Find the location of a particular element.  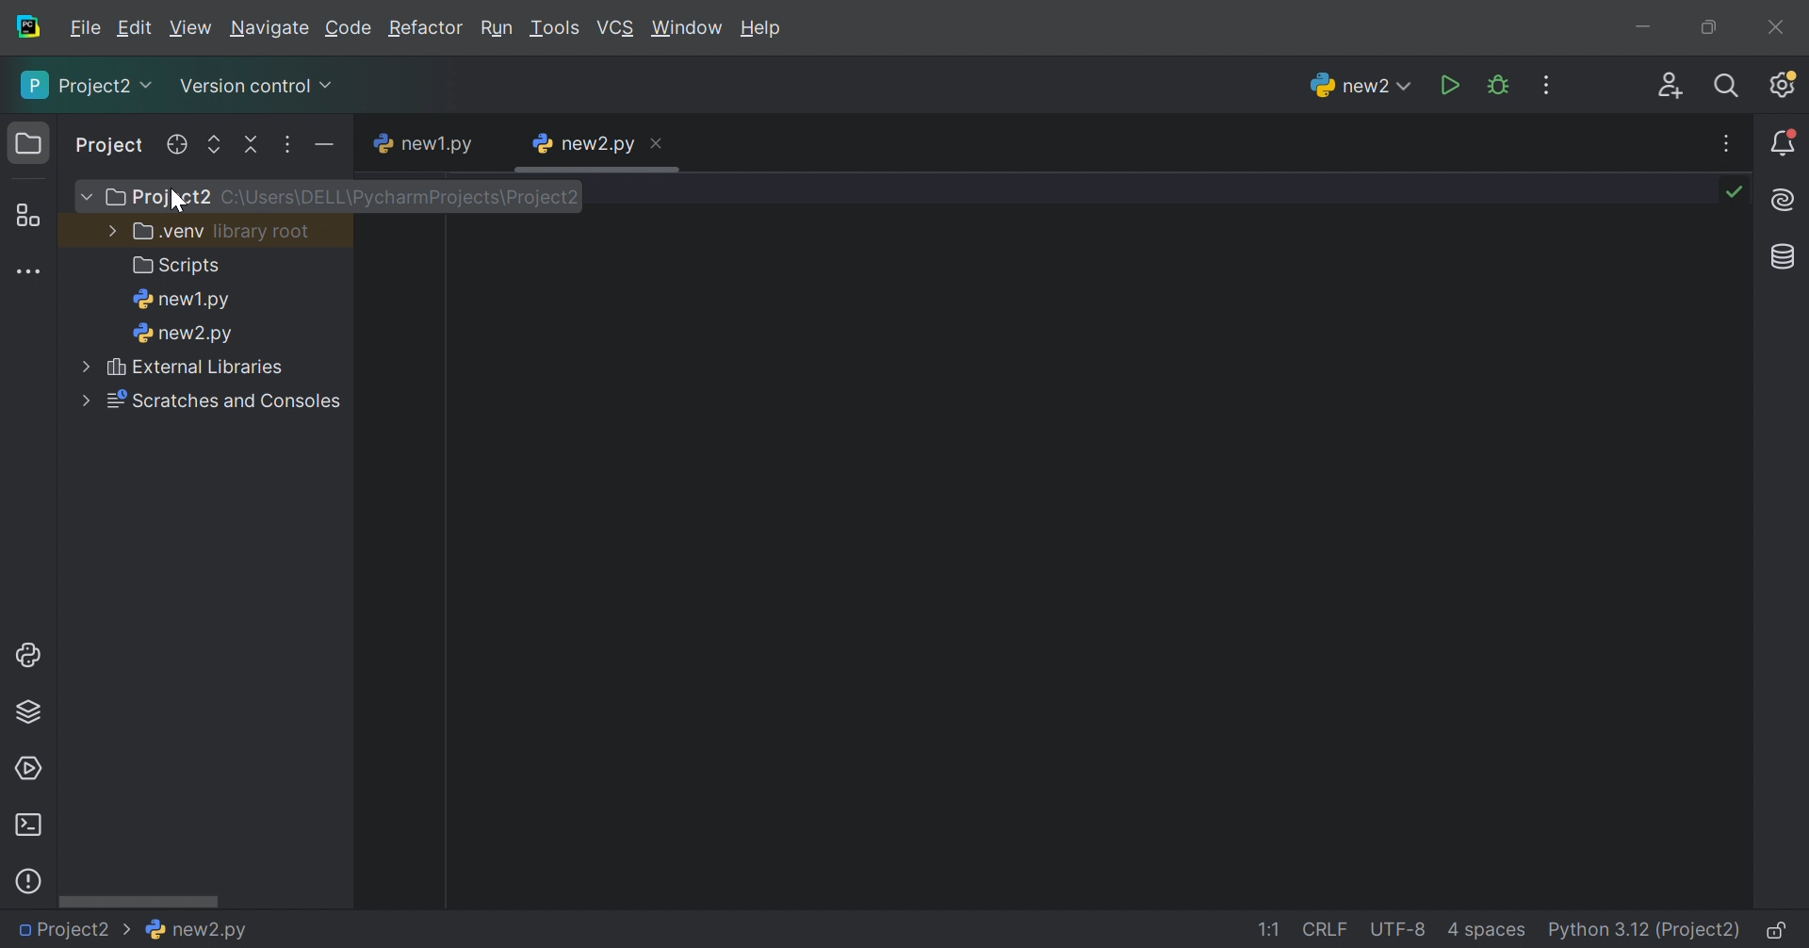

Terminal is located at coordinates (29, 825).